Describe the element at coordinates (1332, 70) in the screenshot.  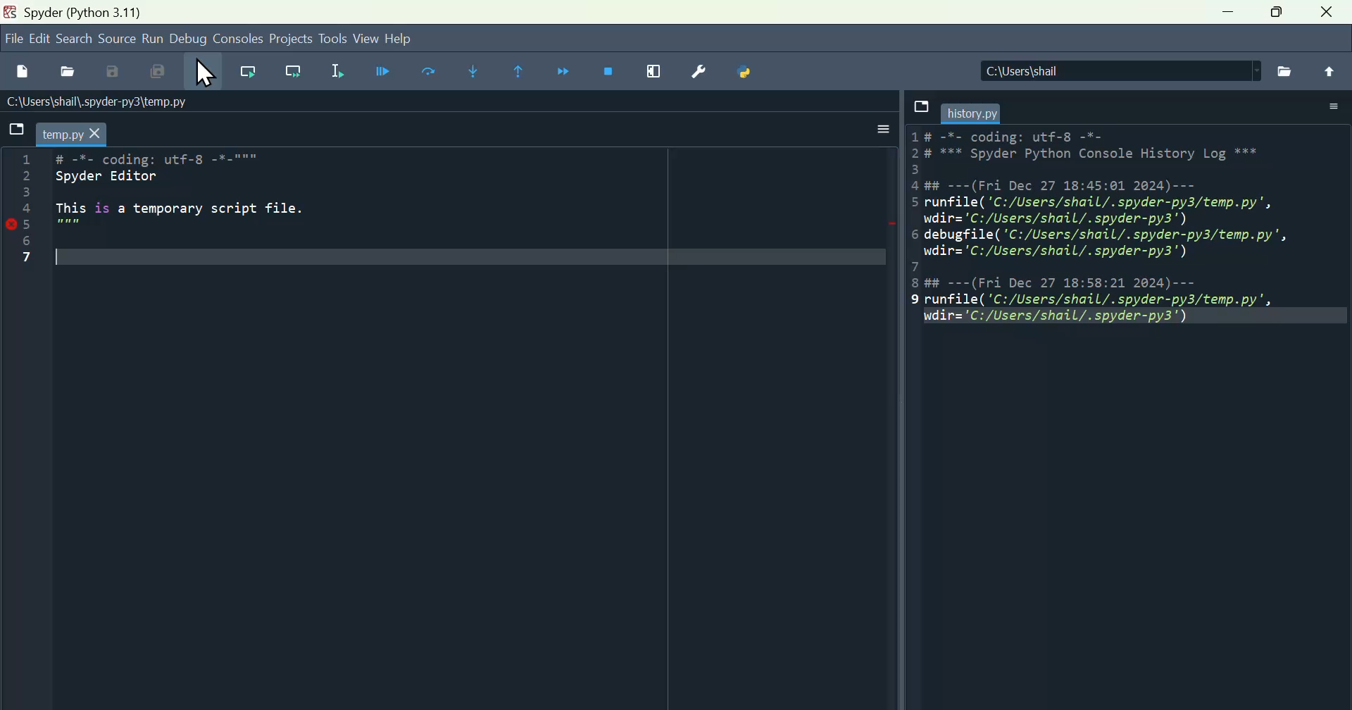
I see `File upload` at that location.